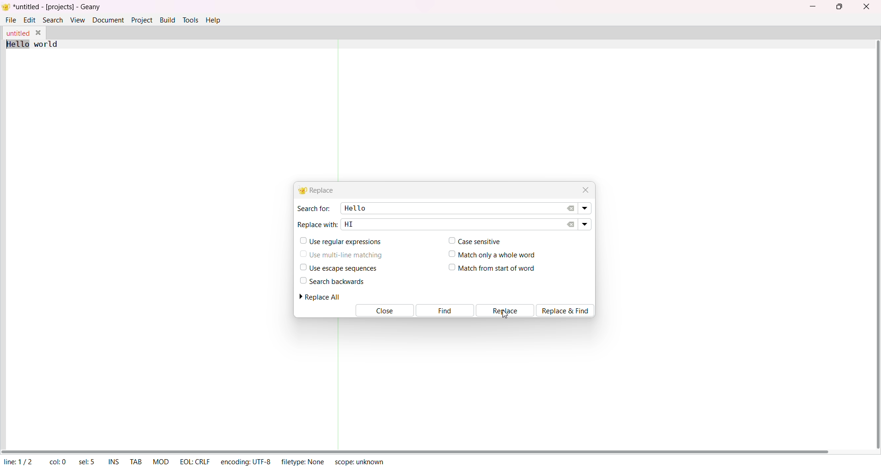 Image resolution: width=881 pixels, height=467 pixels. What do you see at coordinates (40, 33) in the screenshot?
I see `close tab` at bounding box center [40, 33].